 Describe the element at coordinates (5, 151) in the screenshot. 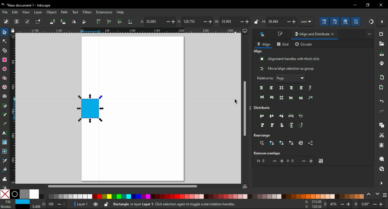

I see `mesh tool` at that location.